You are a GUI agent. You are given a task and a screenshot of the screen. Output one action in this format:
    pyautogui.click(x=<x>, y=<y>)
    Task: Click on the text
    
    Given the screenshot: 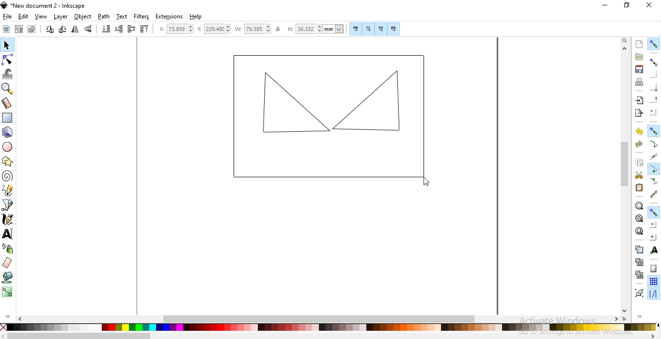 What is the action you would take?
    pyautogui.click(x=123, y=16)
    